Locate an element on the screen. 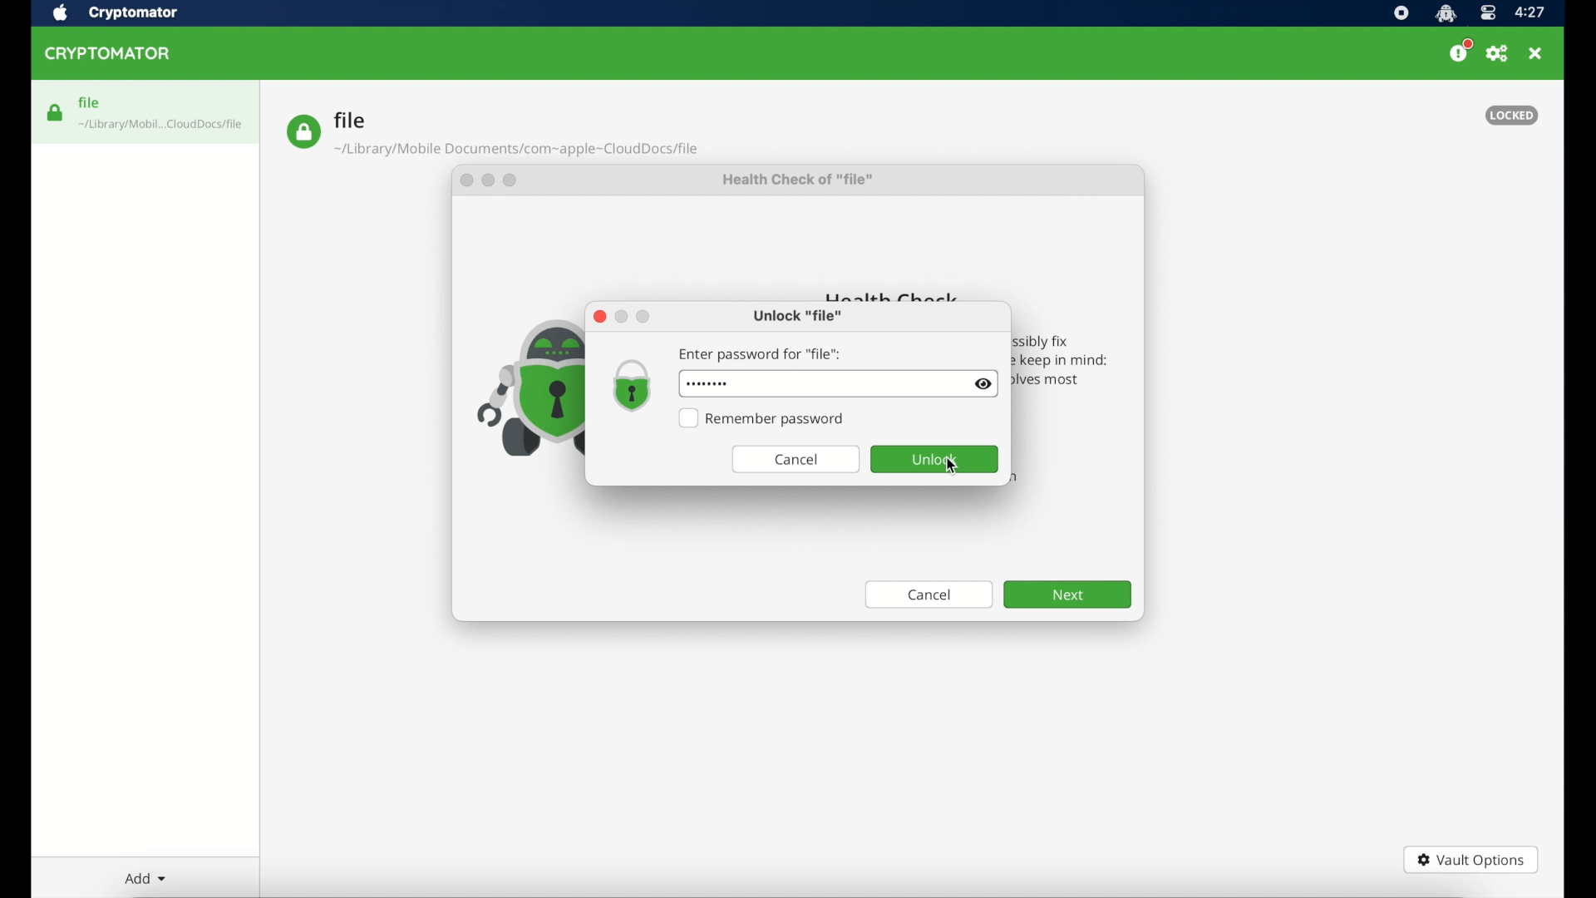 The width and height of the screenshot is (1596, 898). password is located at coordinates (705, 384).